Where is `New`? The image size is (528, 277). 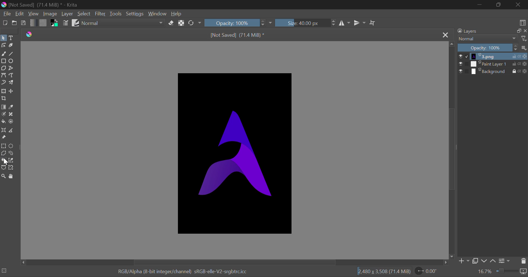
New is located at coordinates (5, 23).